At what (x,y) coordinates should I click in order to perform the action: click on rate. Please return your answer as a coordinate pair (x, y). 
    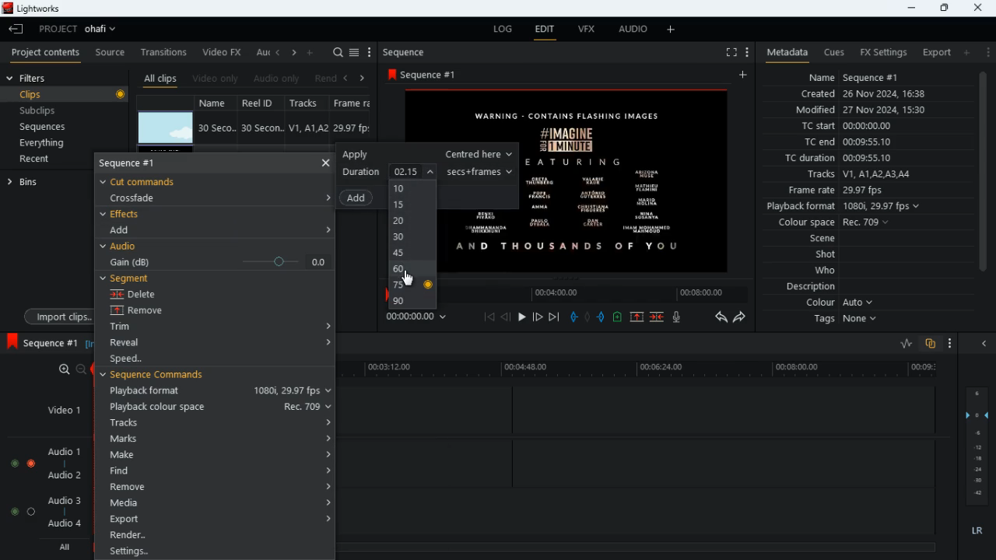
    Looking at the image, I should click on (901, 344).